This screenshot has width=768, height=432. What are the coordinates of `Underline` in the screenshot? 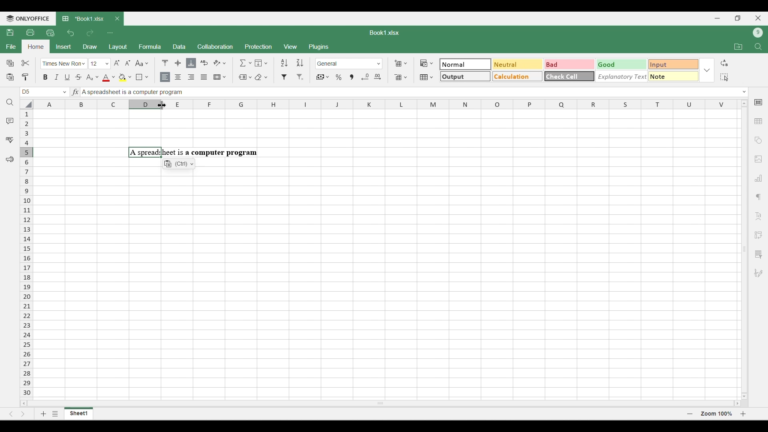 It's located at (67, 77).